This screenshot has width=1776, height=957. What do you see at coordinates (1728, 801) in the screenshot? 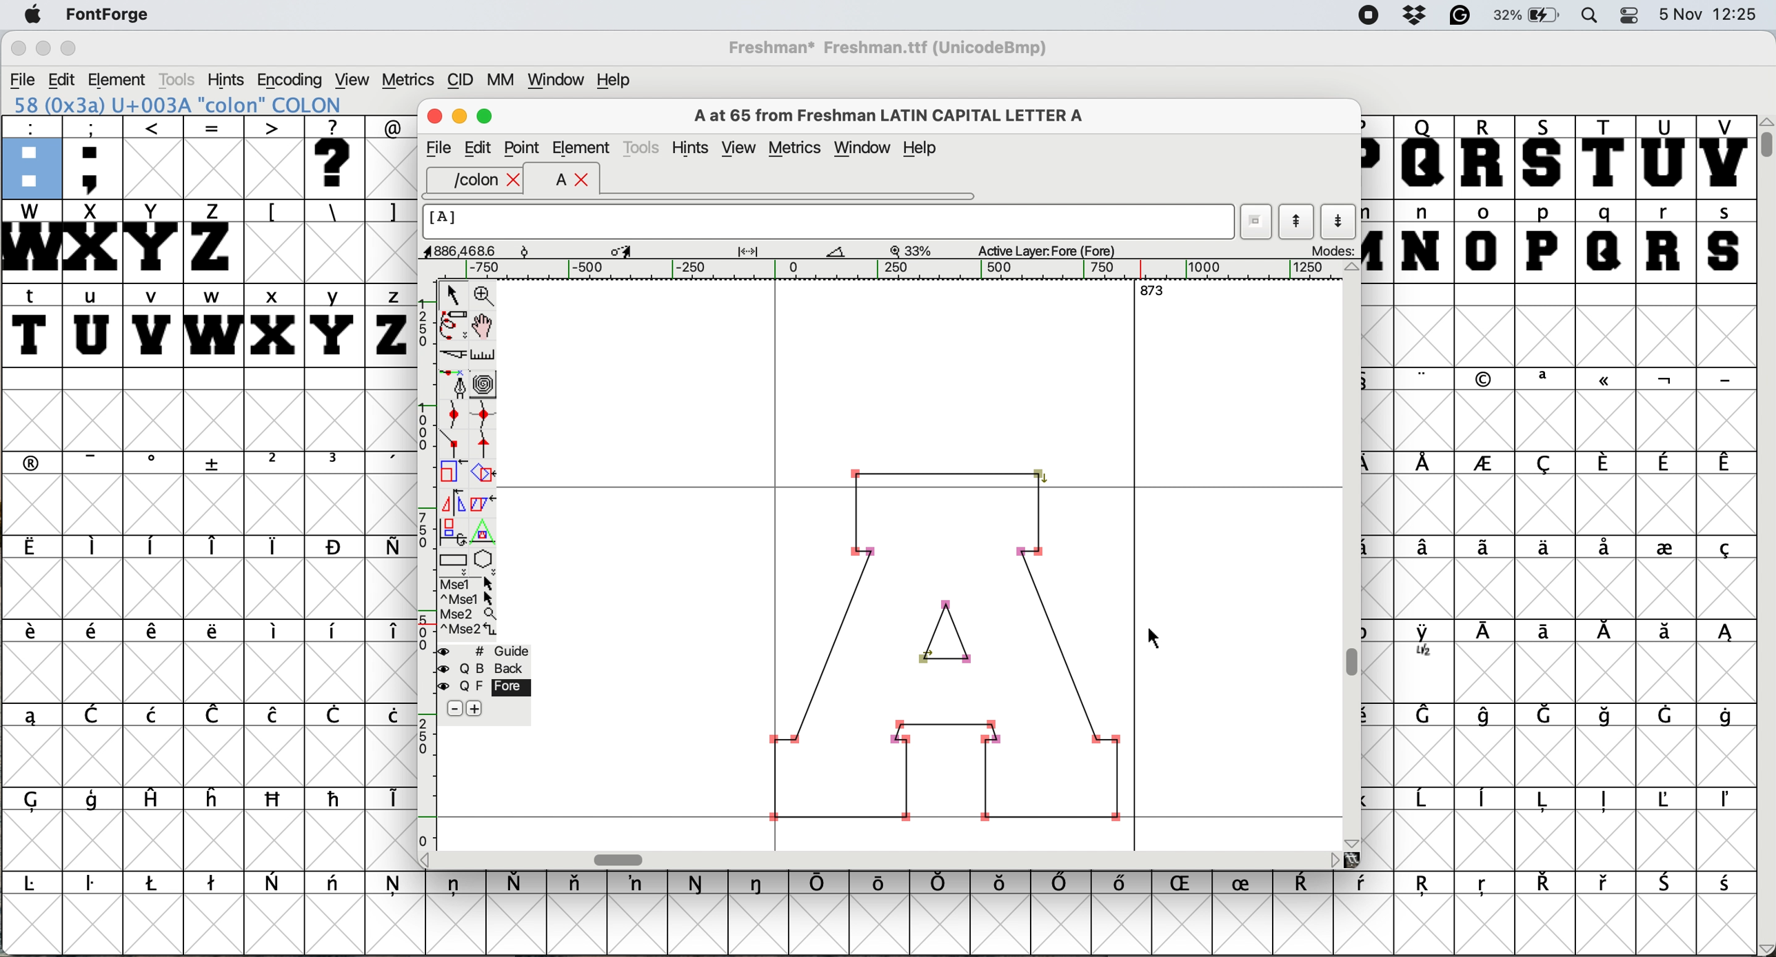
I see `symbol` at bounding box center [1728, 801].